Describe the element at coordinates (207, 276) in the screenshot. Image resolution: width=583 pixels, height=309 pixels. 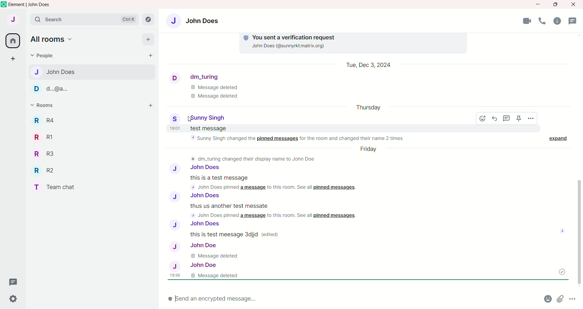
I see `message deleted` at that location.